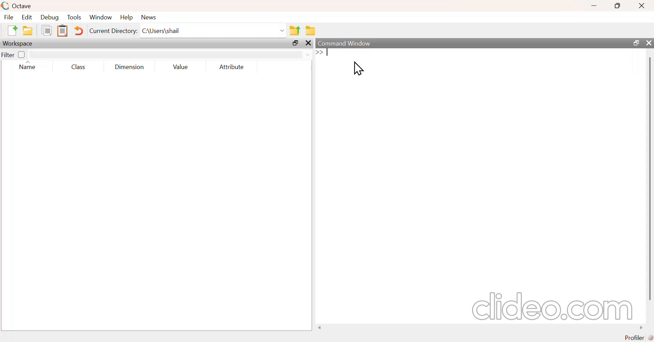 The image size is (654, 342). I want to click on move right, so click(639, 327).